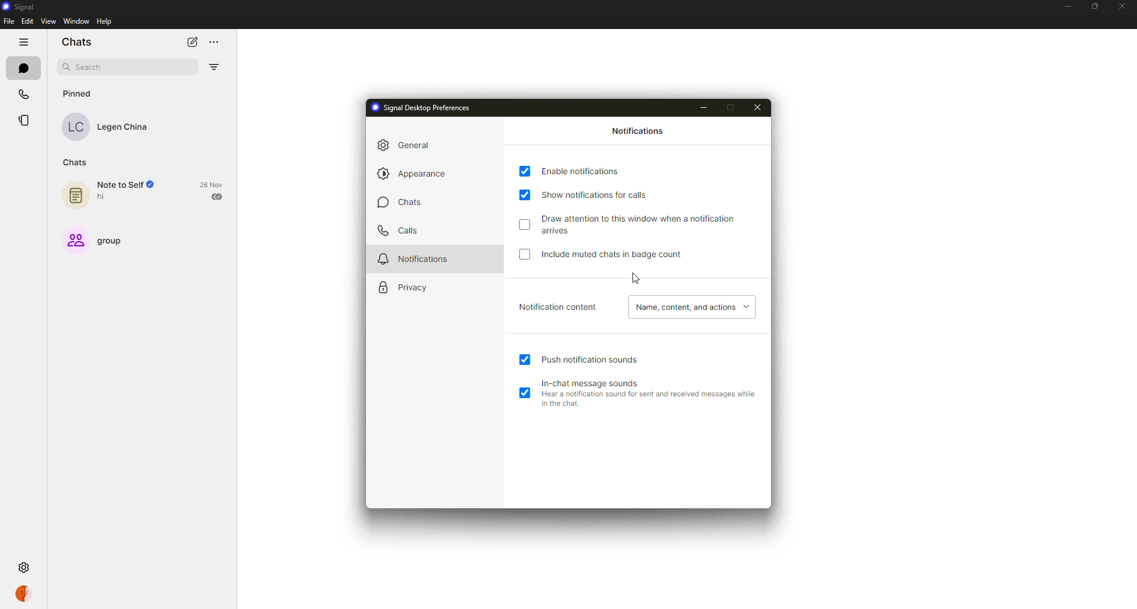 The height and width of the screenshot is (609, 1137). I want to click on enabled, so click(526, 360).